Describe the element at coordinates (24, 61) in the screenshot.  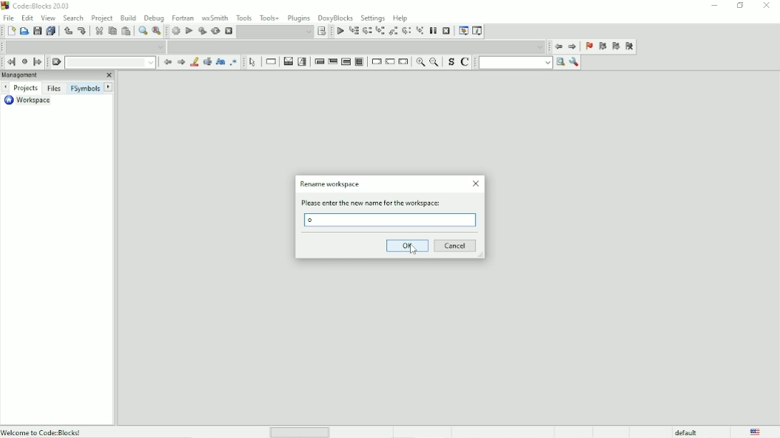
I see `Last jump` at that location.